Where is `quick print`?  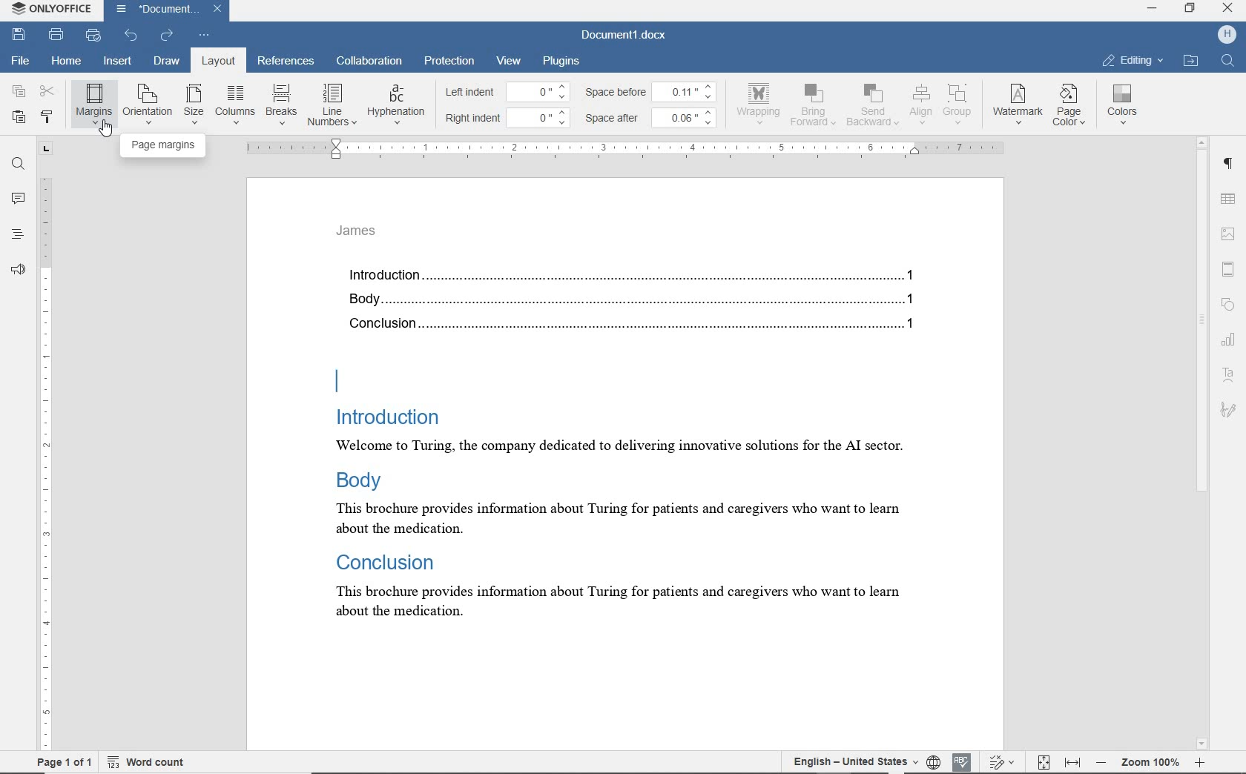 quick print is located at coordinates (94, 37).